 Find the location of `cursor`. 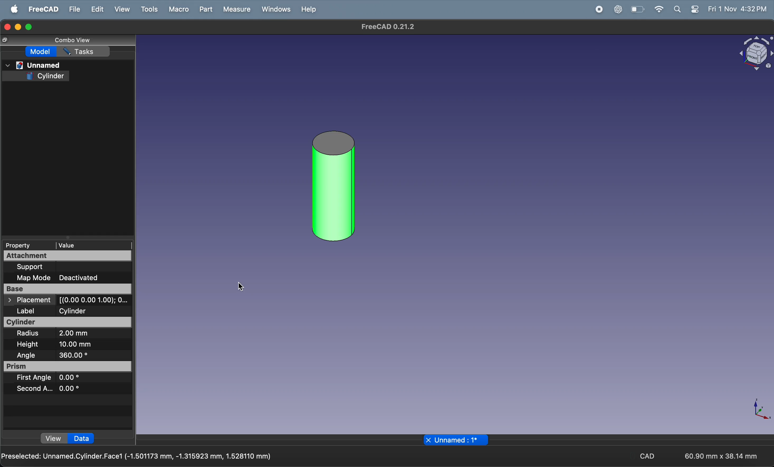

cursor is located at coordinates (241, 287).